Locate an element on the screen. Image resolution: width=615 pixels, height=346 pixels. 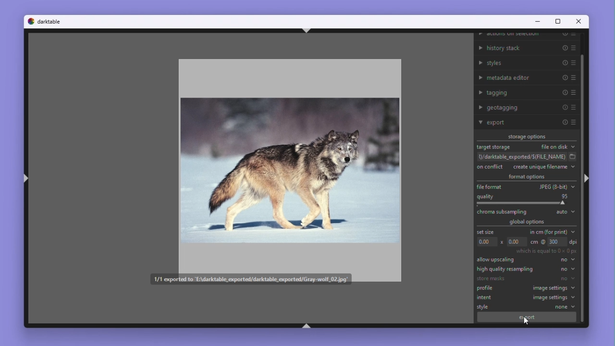
Global options is located at coordinates (527, 222).